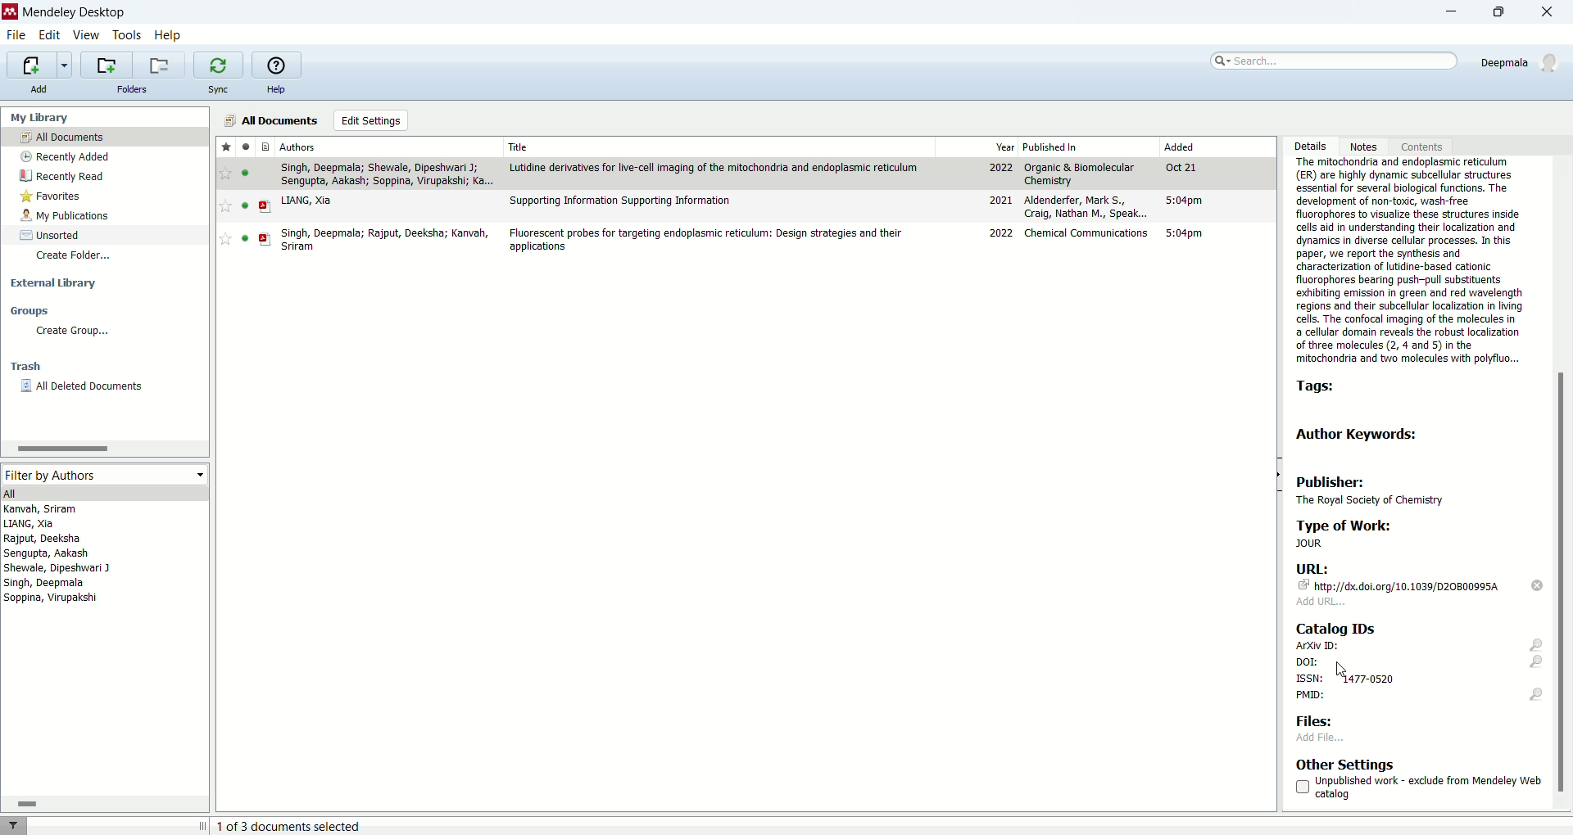  What do you see at coordinates (134, 89) in the screenshot?
I see `folders` at bounding box center [134, 89].